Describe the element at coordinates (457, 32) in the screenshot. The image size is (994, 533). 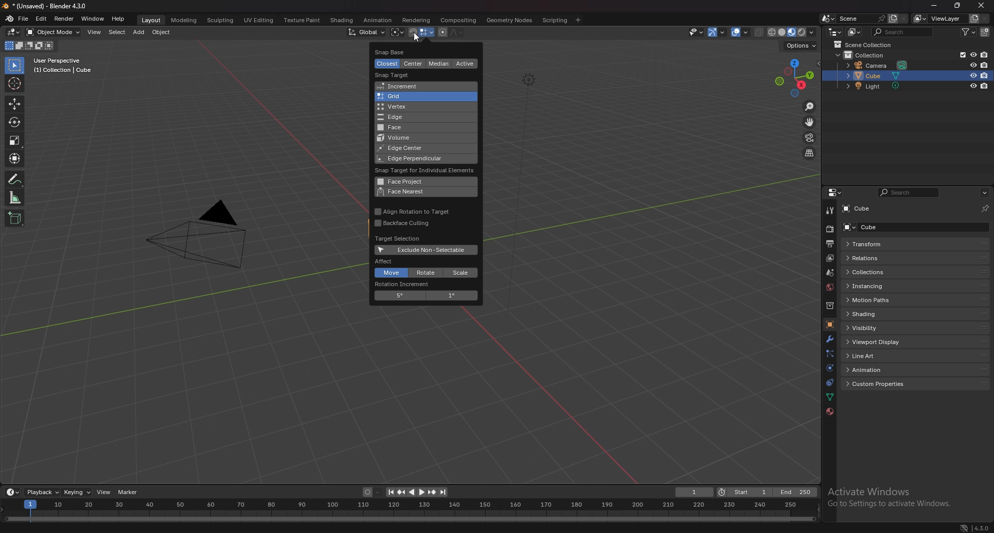
I see `proportional editing fall off` at that location.